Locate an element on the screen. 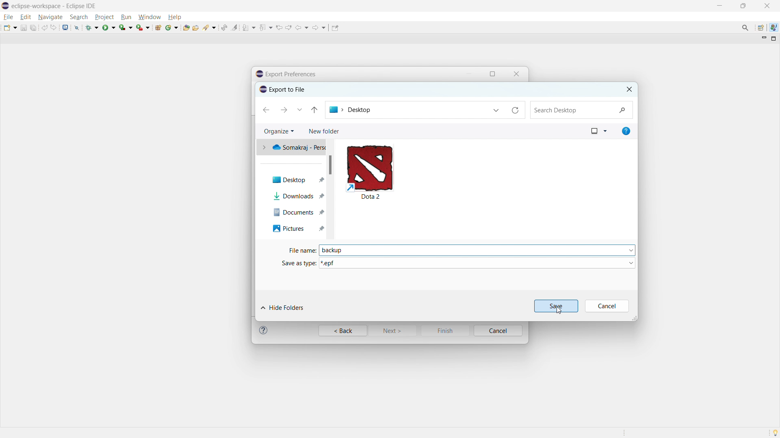 This screenshot has height=438, width=780. Export Preferences is located at coordinates (293, 72).